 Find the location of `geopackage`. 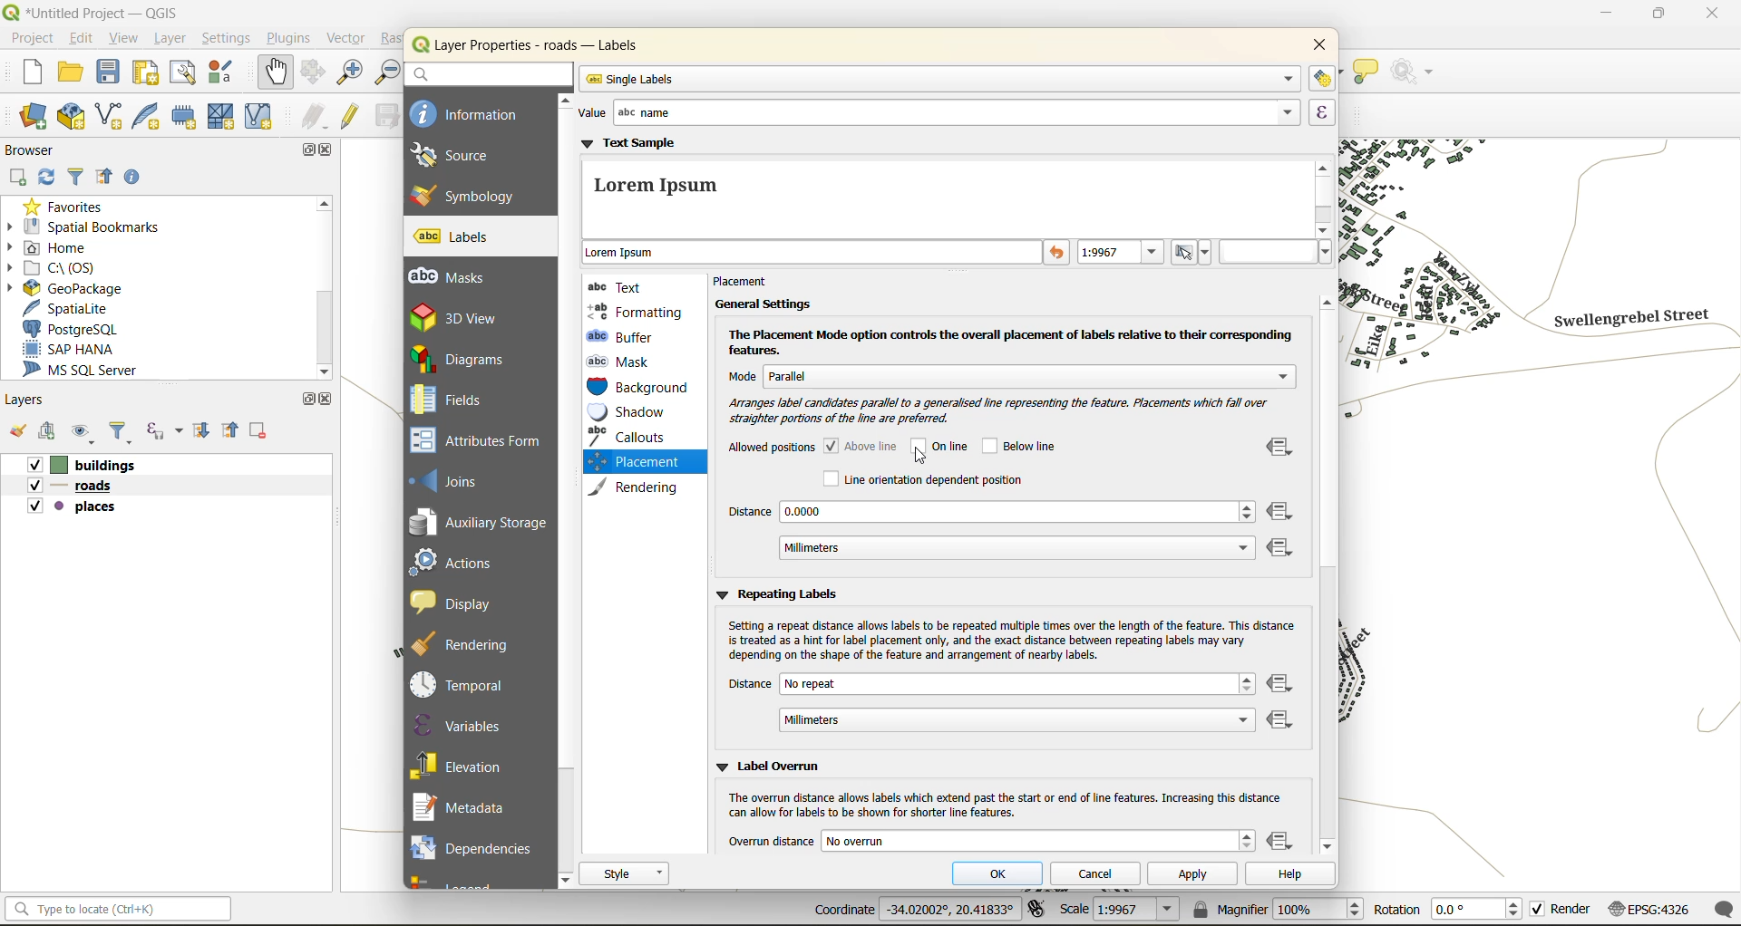

geopackage is located at coordinates (74, 291).